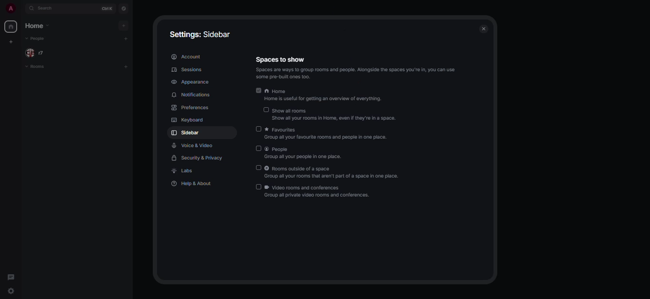 The image size is (650, 299). Describe the element at coordinates (10, 9) in the screenshot. I see `profile` at that location.